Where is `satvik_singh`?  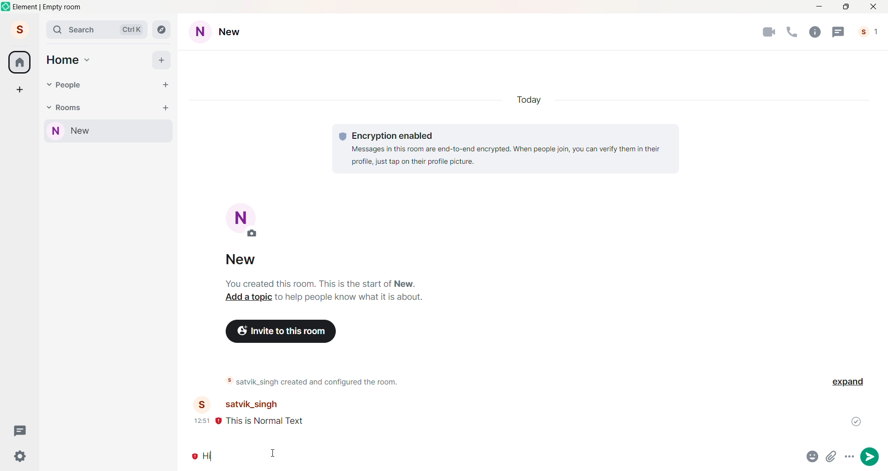 satvik_singh is located at coordinates (249, 405).